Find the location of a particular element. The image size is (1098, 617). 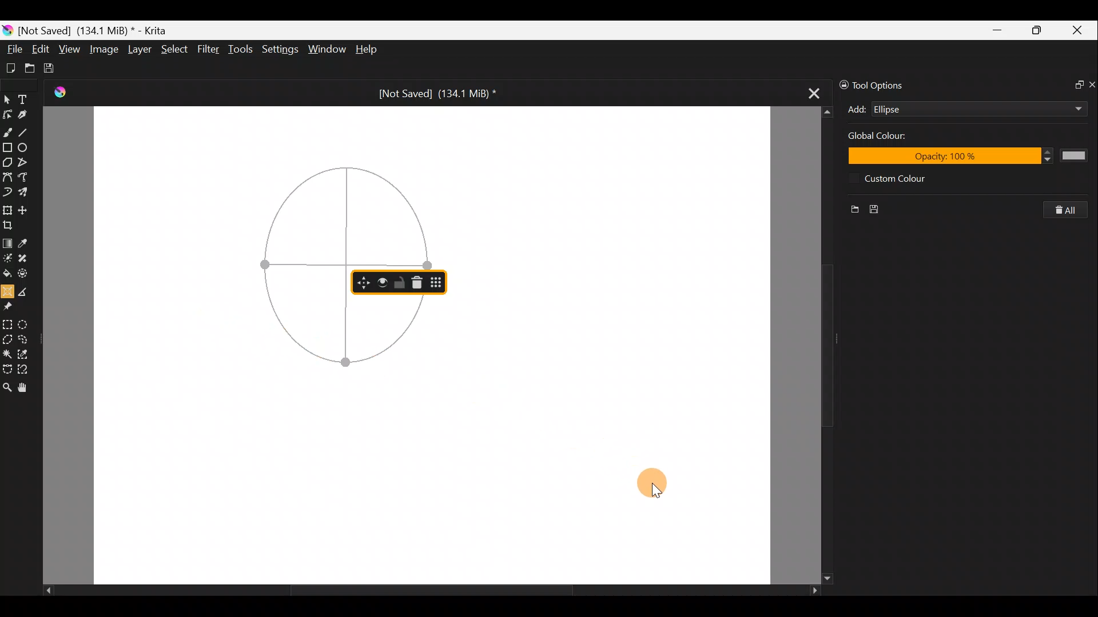

Delete all is located at coordinates (1067, 210).